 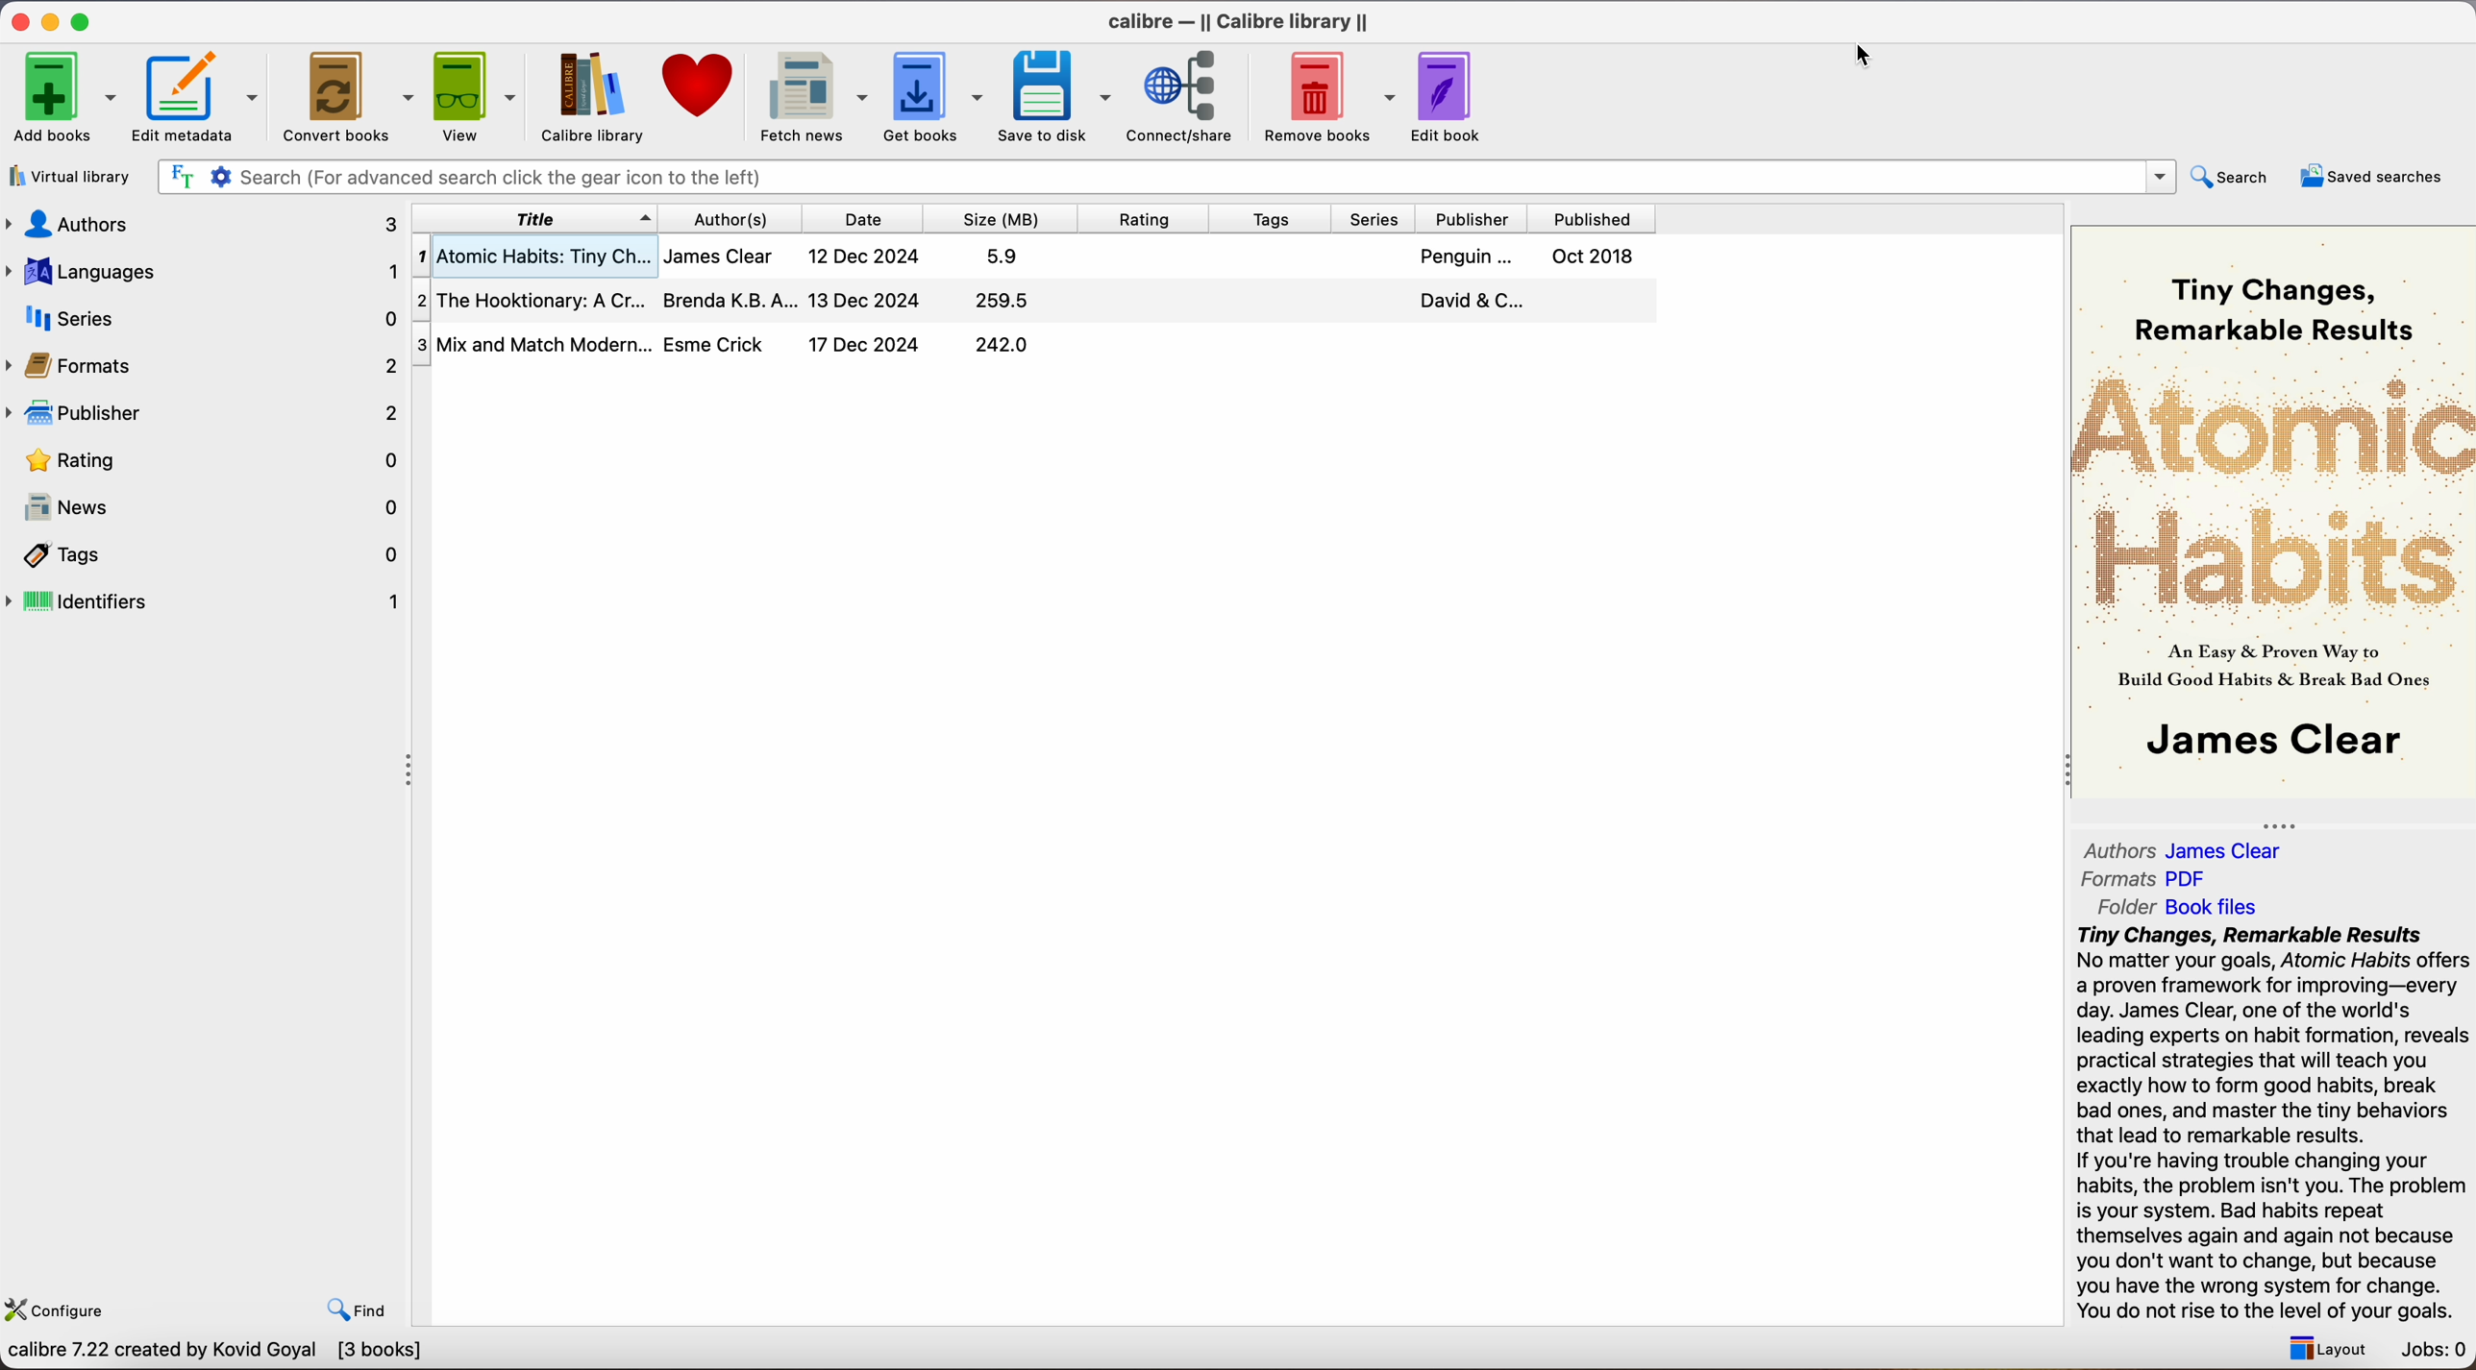 I want to click on cursor, so click(x=1862, y=54).